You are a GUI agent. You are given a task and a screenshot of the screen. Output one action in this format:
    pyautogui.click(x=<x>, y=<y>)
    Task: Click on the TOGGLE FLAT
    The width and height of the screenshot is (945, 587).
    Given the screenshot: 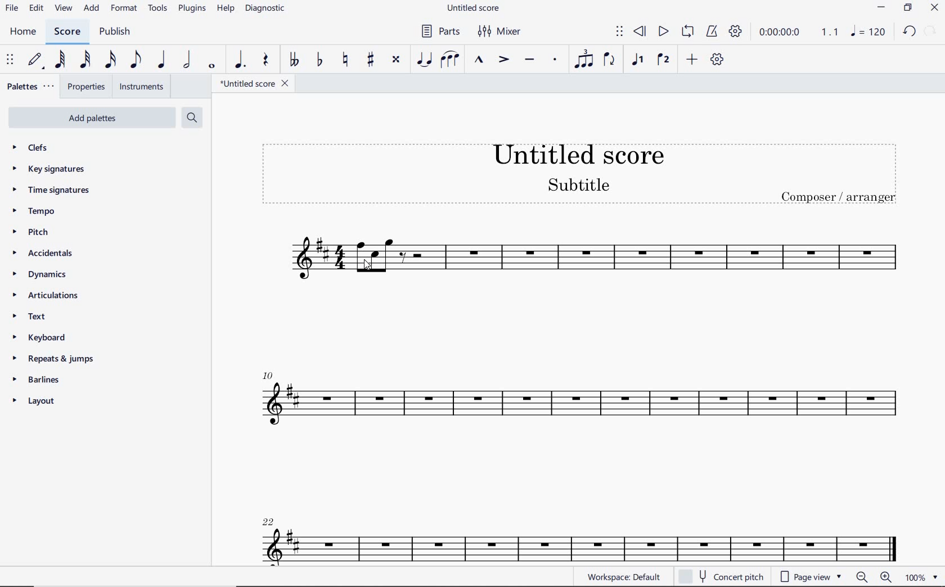 What is the action you would take?
    pyautogui.click(x=320, y=60)
    